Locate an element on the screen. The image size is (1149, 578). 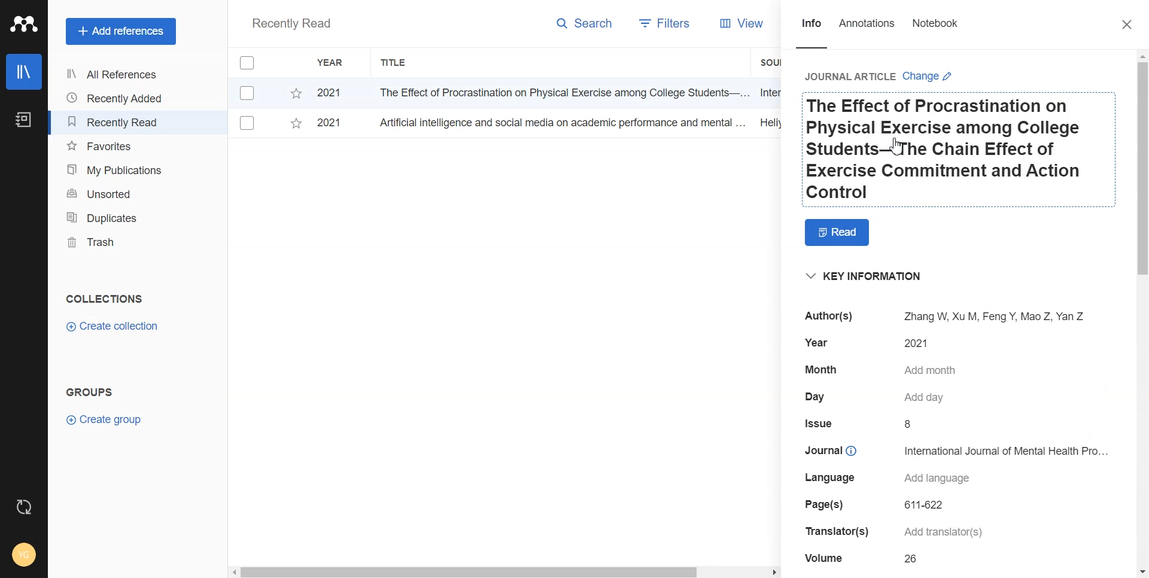
Starred is located at coordinates (296, 93).